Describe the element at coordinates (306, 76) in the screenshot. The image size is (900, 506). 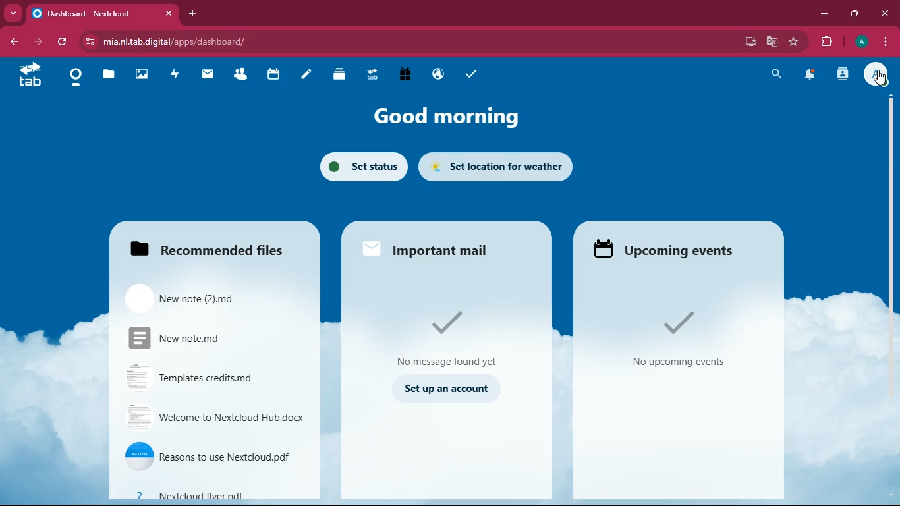
I see `notes` at that location.